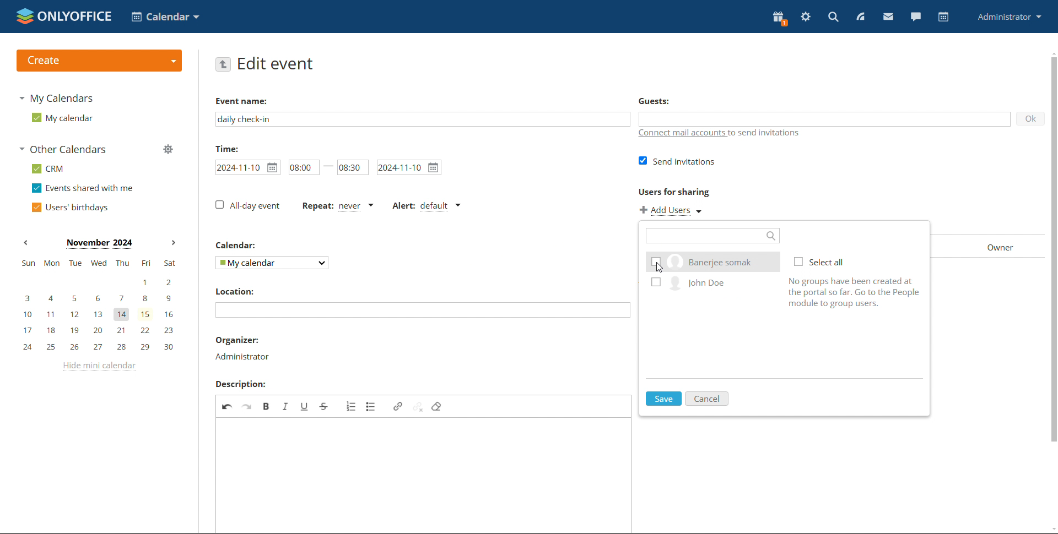 Image resolution: width=1058 pixels, height=534 pixels. What do you see at coordinates (98, 306) in the screenshot?
I see `mini calendar` at bounding box center [98, 306].